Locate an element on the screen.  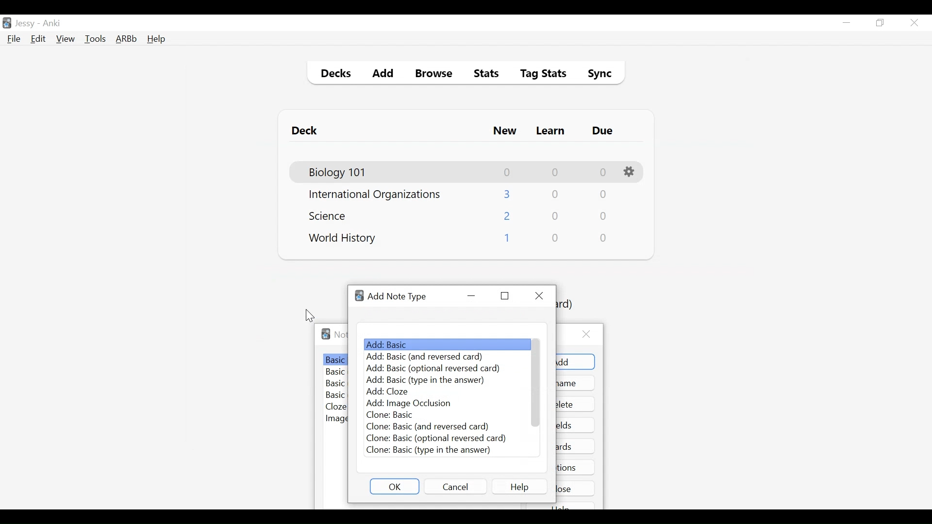
Deck Name is located at coordinates (375, 195).